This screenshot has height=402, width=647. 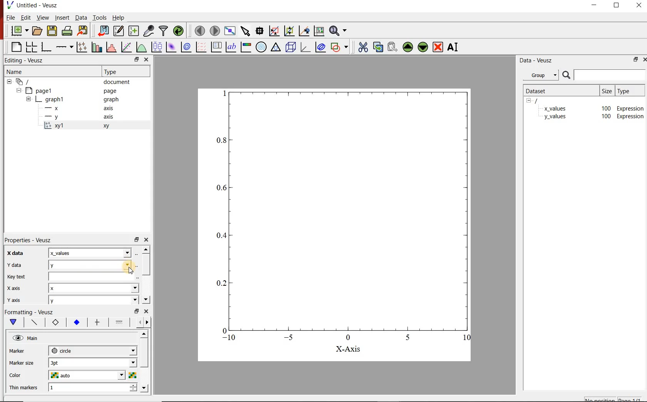 What do you see at coordinates (62, 17) in the screenshot?
I see `insert` at bounding box center [62, 17].